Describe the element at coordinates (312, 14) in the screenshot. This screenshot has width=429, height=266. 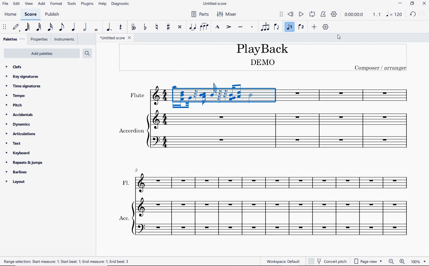
I see `loop playback` at that location.